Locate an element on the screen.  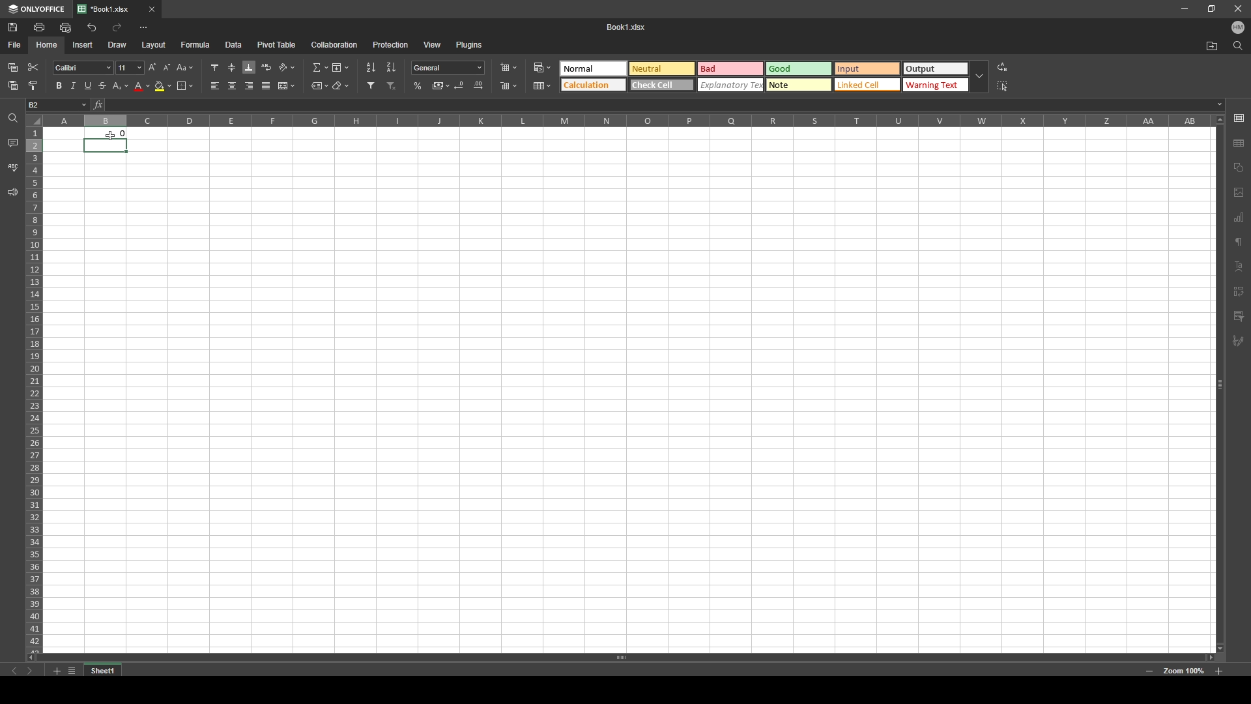
delete cells is located at coordinates (509, 85).